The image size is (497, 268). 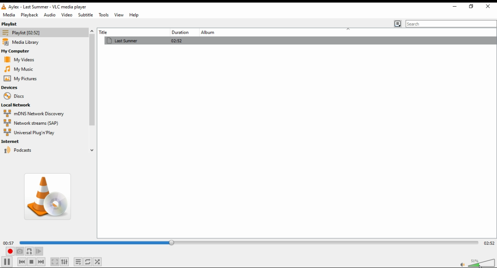 What do you see at coordinates (32, 133) in the screenshot?
I see `universal plug 'n play` at bounding box center [32, 133].